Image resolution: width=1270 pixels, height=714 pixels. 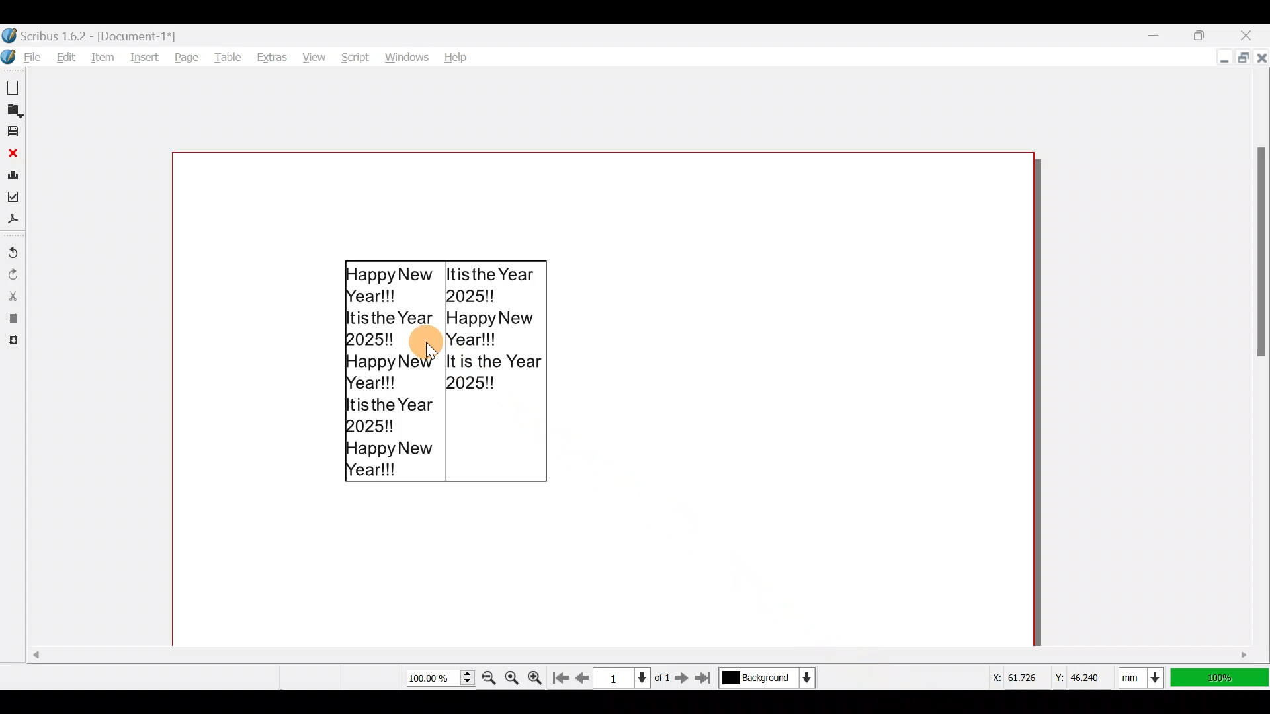 What do you see at coordinates (488, 674) in the screenshot?
I see `Zoom out by the stepping value in tools preferences` at bounding box center [488, 674].